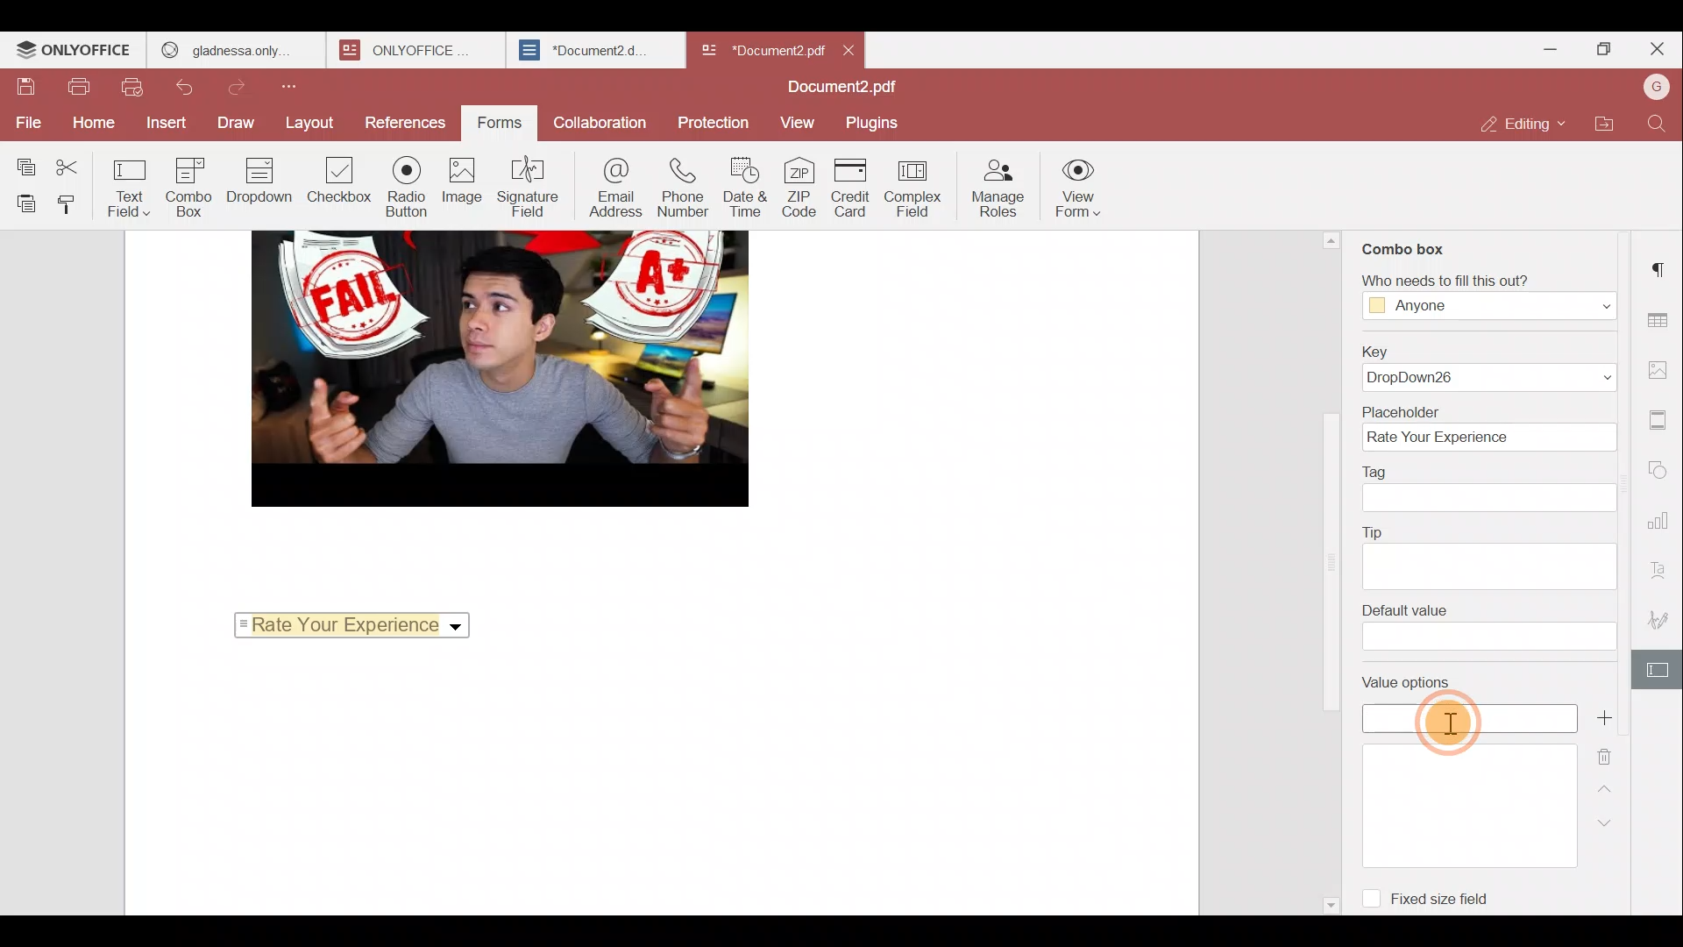 Image resolution: width=1683 pixels, height=947 pixels. Describe the element at coordinates (189, 87) in the screenshot. I see `Undo` at that location.